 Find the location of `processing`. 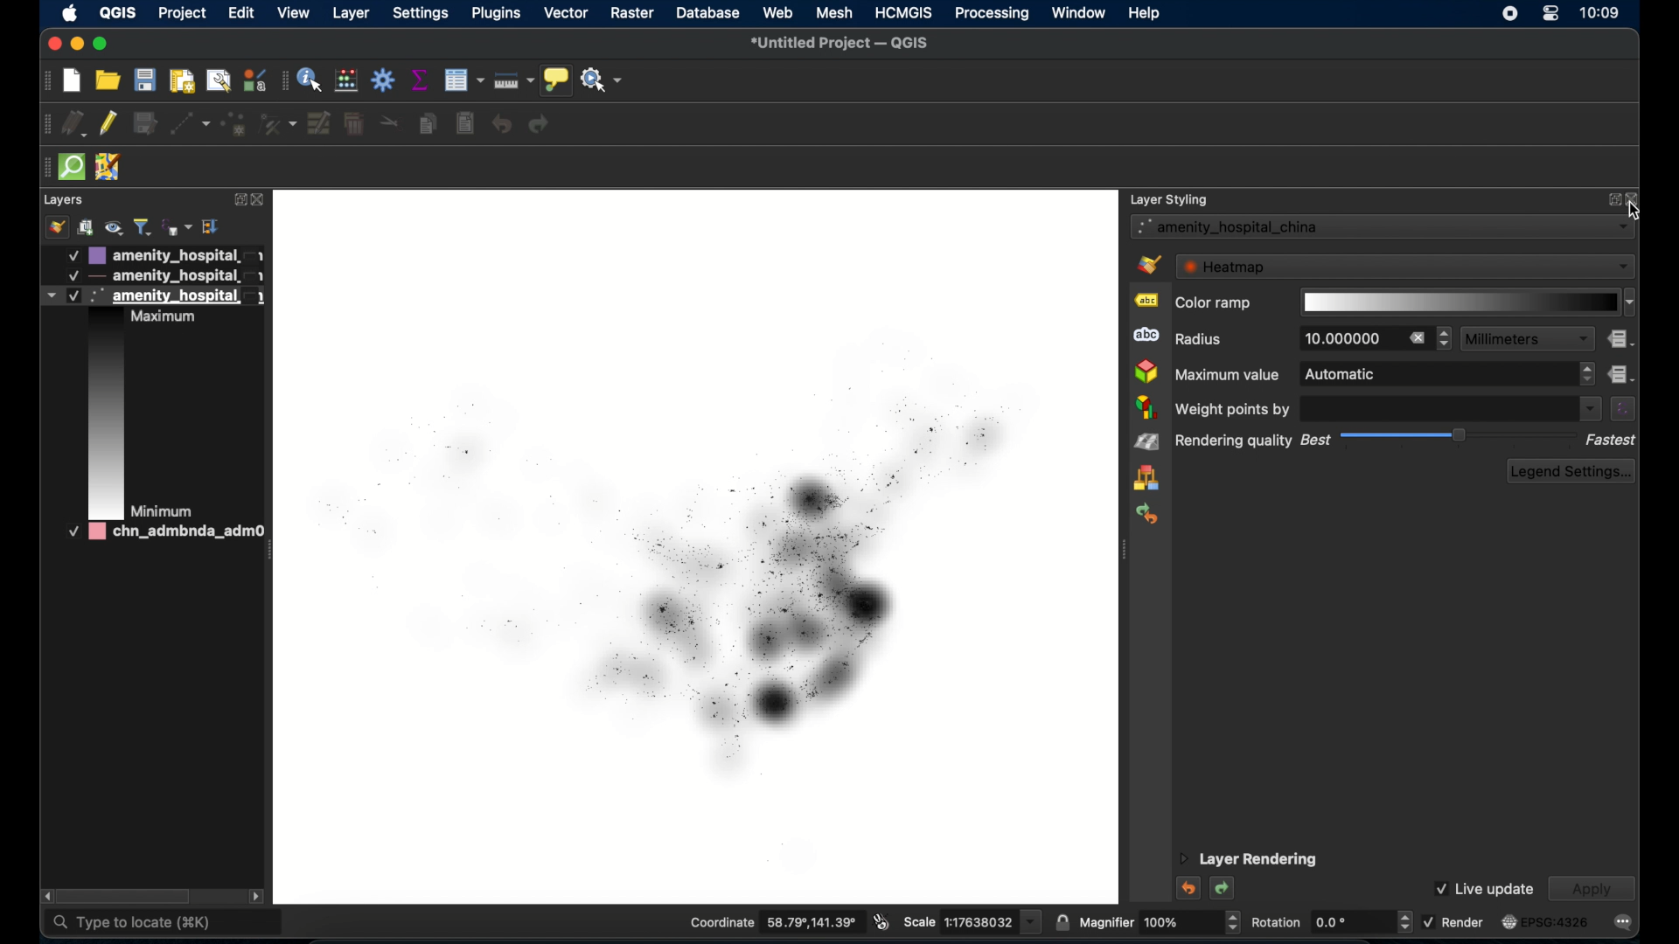

processing is located at coordinates (991, 14).